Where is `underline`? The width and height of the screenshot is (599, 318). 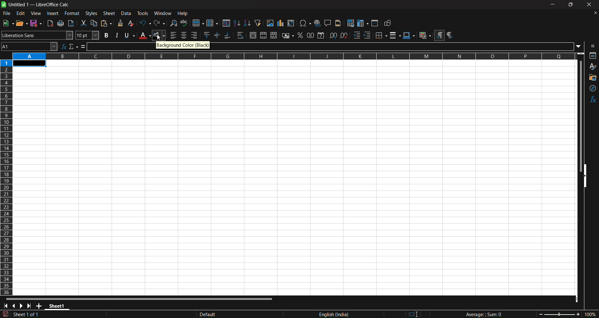 underline is located at coordinates (129, 35).